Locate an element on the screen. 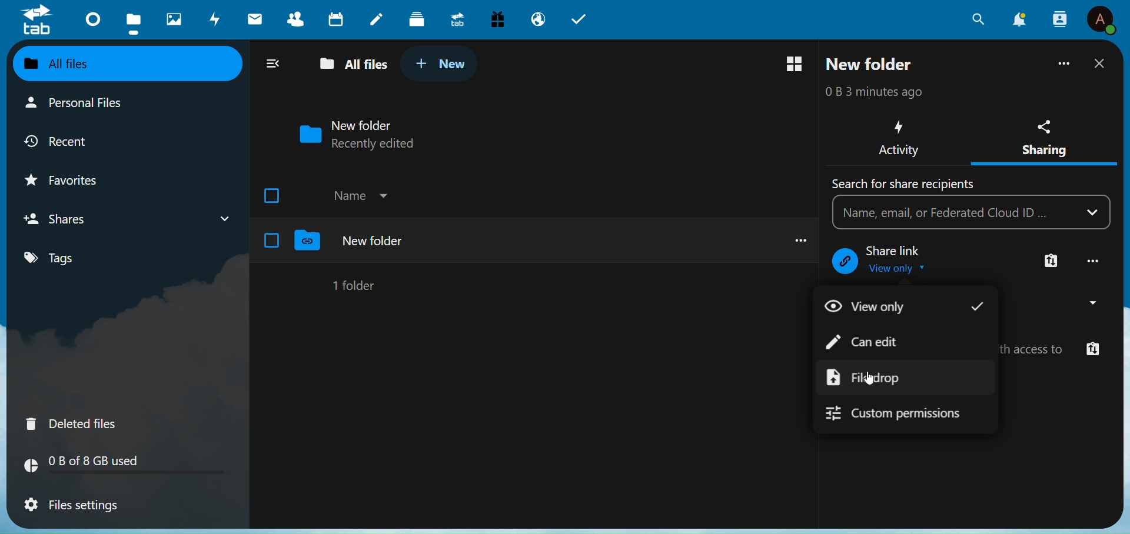 This screenshot has width=1130, height=534. Drop Down is located at coordinates (385, 193).